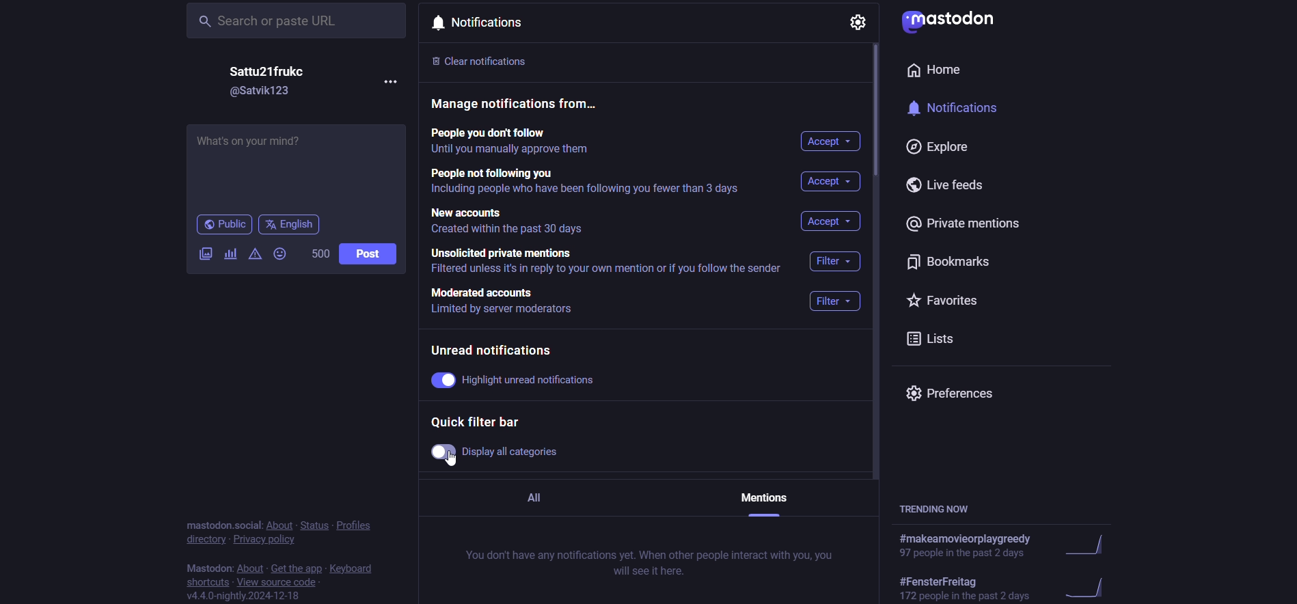 This screenshot has height=604, width=1297. I want to click on cursor, so click(454, 462).